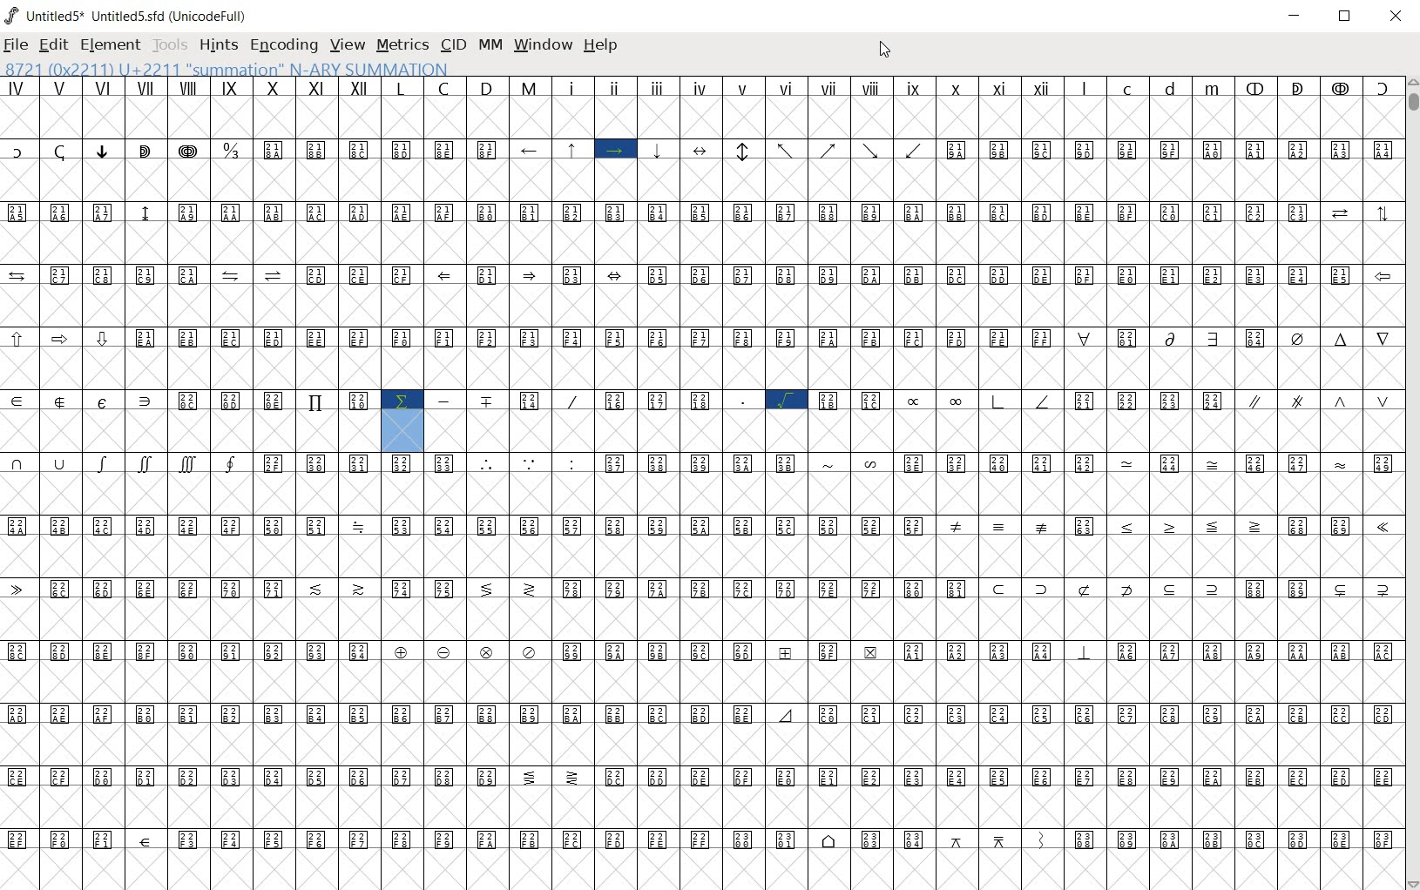 The image size is (1420, 890). I want to click on small letters l c d m, so click(1153, 84).